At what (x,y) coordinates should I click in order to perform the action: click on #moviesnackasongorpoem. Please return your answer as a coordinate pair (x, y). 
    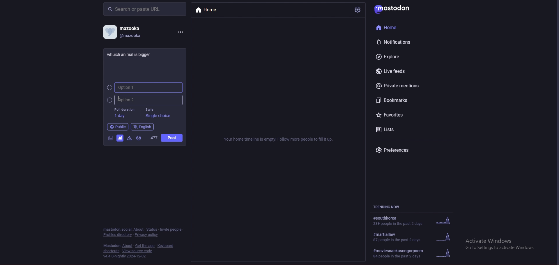
    Looking at the image, I should click on (415, 254).